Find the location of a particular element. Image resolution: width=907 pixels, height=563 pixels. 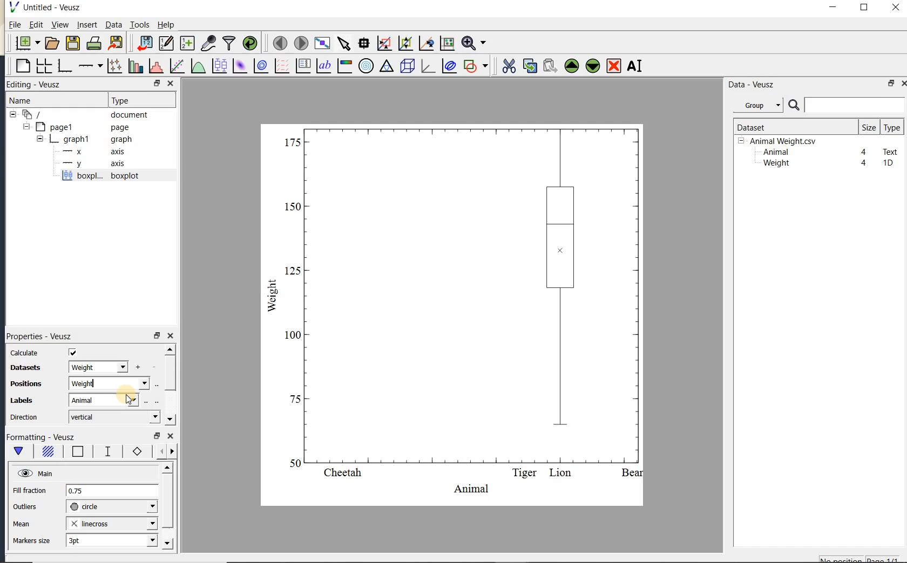

capture remote data is located at coordinates (208, 43).